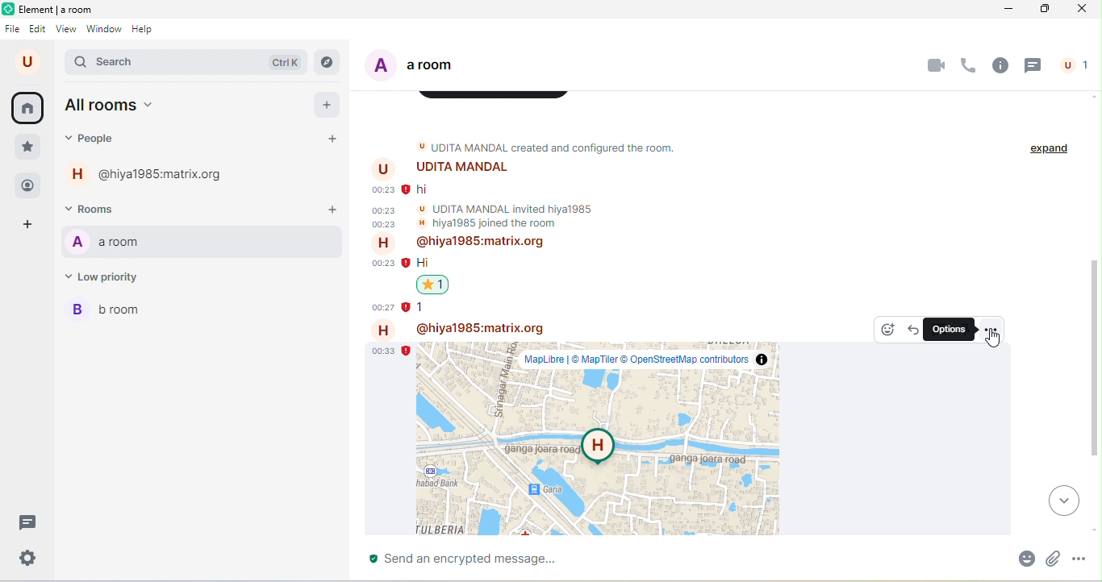  I want to click on people, so click(101, 139).